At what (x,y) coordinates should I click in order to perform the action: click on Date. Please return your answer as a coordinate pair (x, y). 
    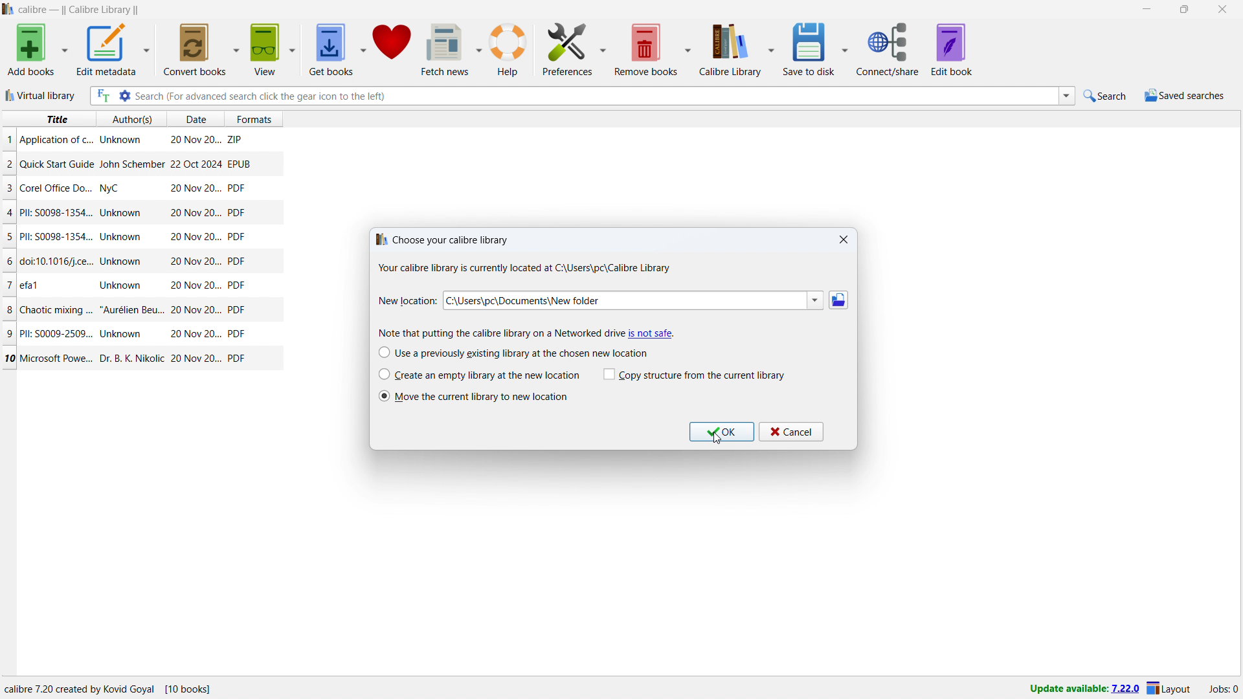
    Looking at the image, I should click on (196, 359).